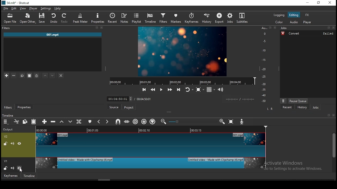 This screenshot has width=337, height=189. What do you see at coordinates (182, 51) in the screenshot?
I see `video` at bounding box center [182, 51].